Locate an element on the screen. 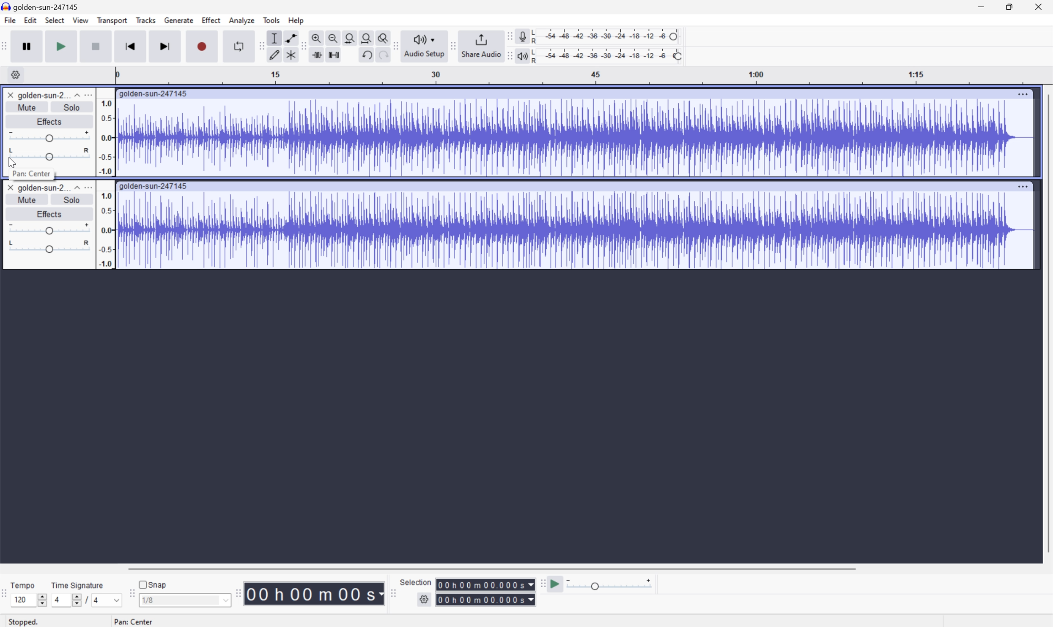 Image resolution: width=1053 pixels, height=627 pixels. Fit project to width is located at coordinates (365, 37).